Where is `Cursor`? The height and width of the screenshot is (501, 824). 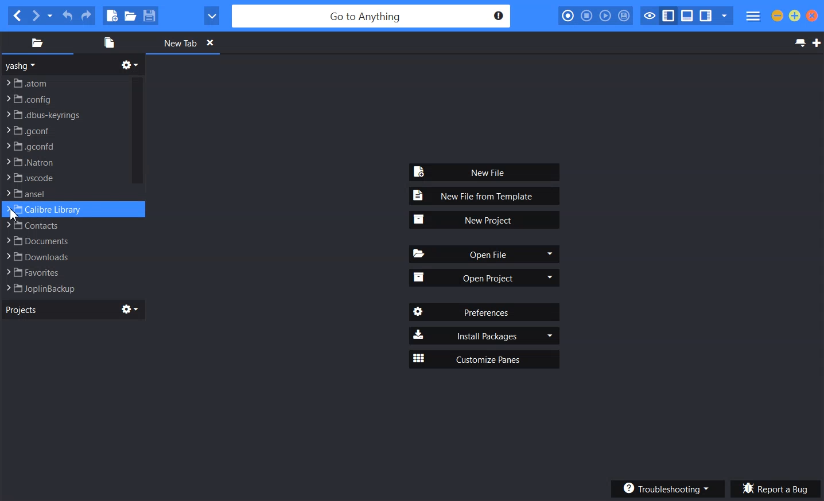
Cursor is located at coordinates (14, 215).